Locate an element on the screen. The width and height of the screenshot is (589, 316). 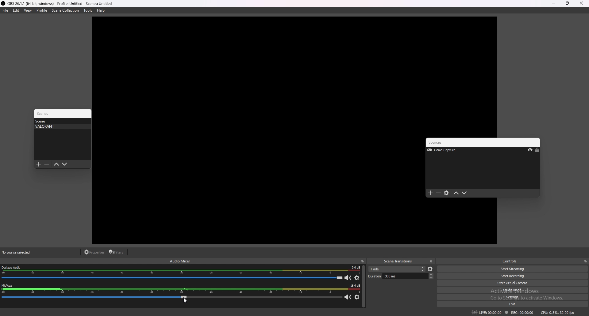
mic/aux is located at coordinates (180, 289).